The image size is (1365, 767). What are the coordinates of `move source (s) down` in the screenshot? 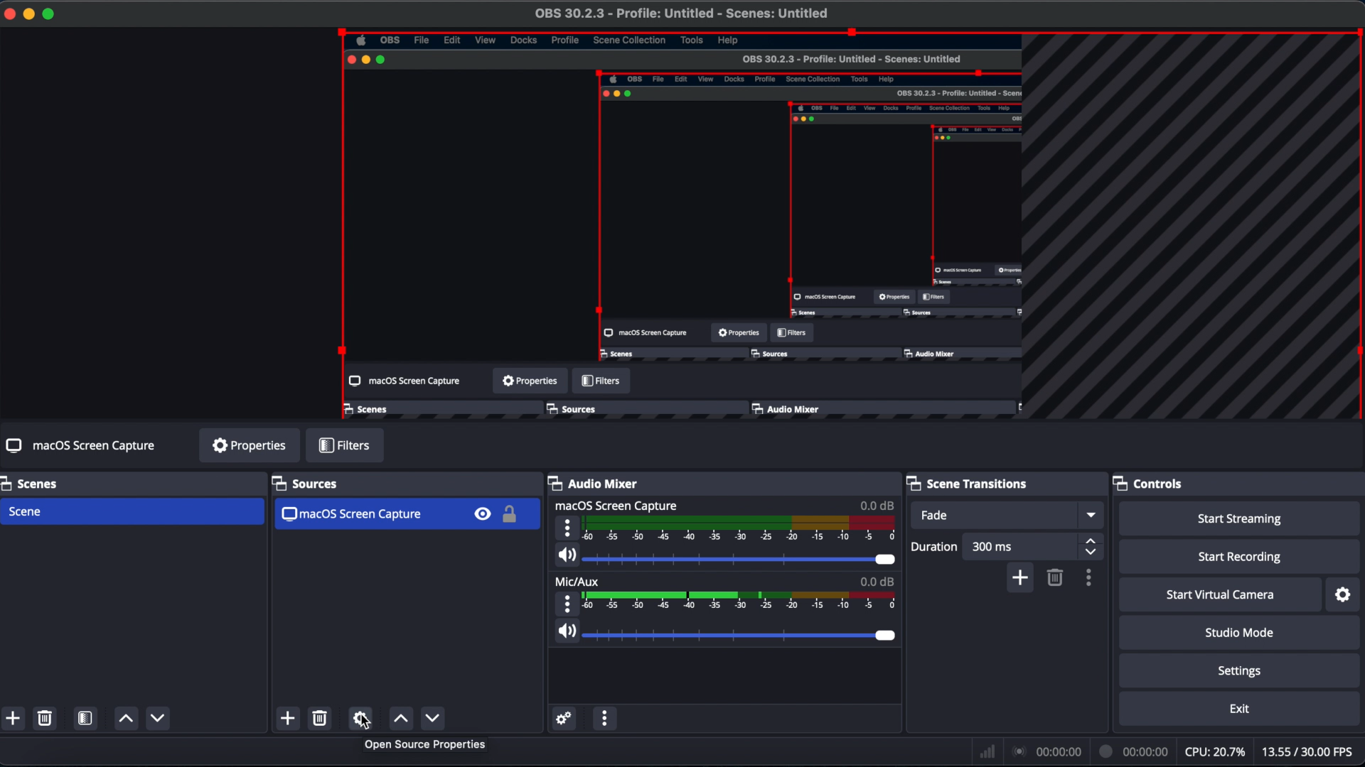 It's located at (401, 718).